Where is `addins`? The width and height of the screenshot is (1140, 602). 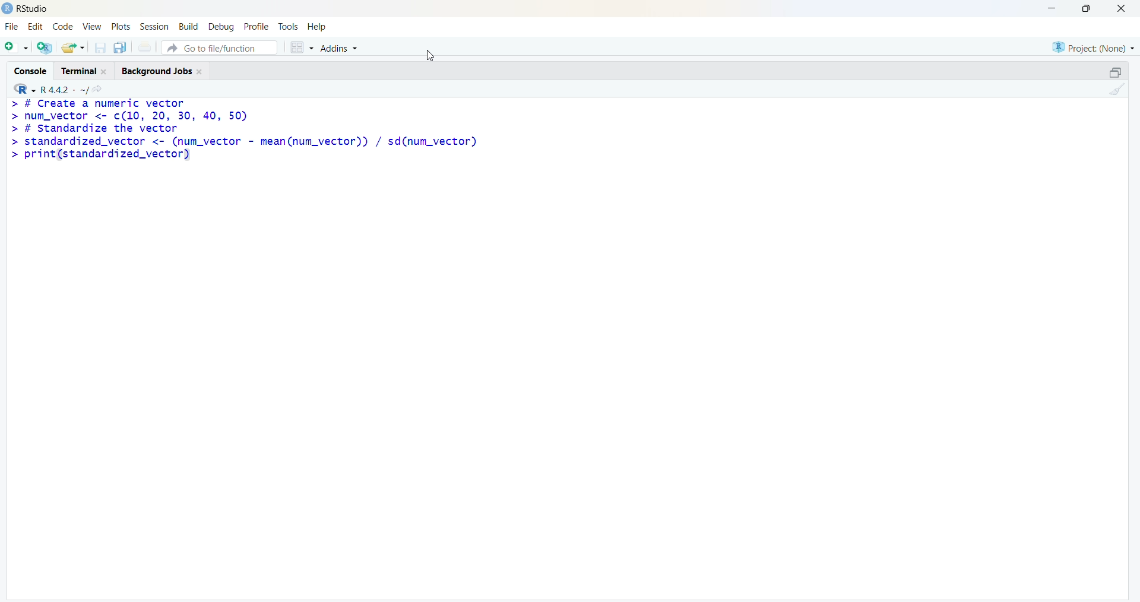 addins is located at coordinates (340, 49).